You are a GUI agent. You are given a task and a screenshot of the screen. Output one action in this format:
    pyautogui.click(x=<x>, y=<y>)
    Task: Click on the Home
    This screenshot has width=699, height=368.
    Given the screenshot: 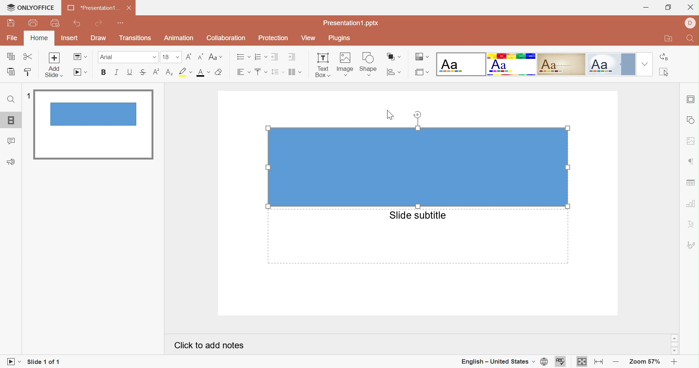 What is the action you would take?
    pyautogui.click(x=38, y=38)
    